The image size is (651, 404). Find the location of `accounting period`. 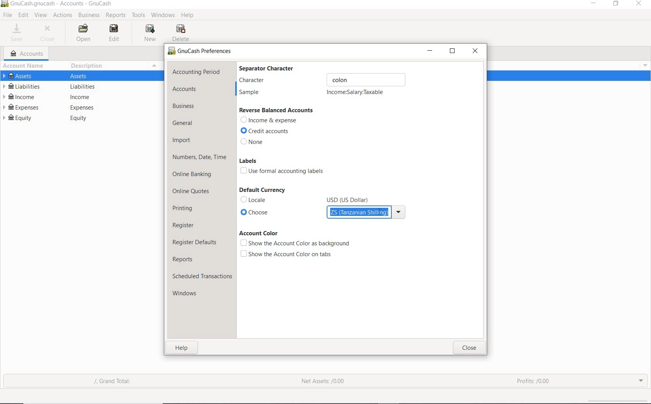

accounting period is located at coordinates (196, 72).